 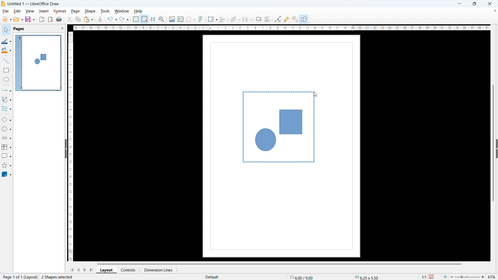 I want to click on fit to page, so click(x=445, y=277).